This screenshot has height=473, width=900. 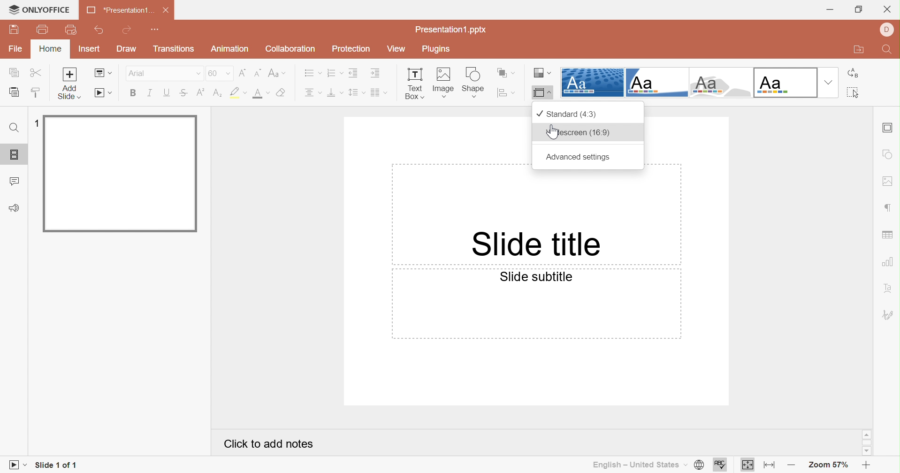 I want to click on Scroll up, so click(x=866, y=434).